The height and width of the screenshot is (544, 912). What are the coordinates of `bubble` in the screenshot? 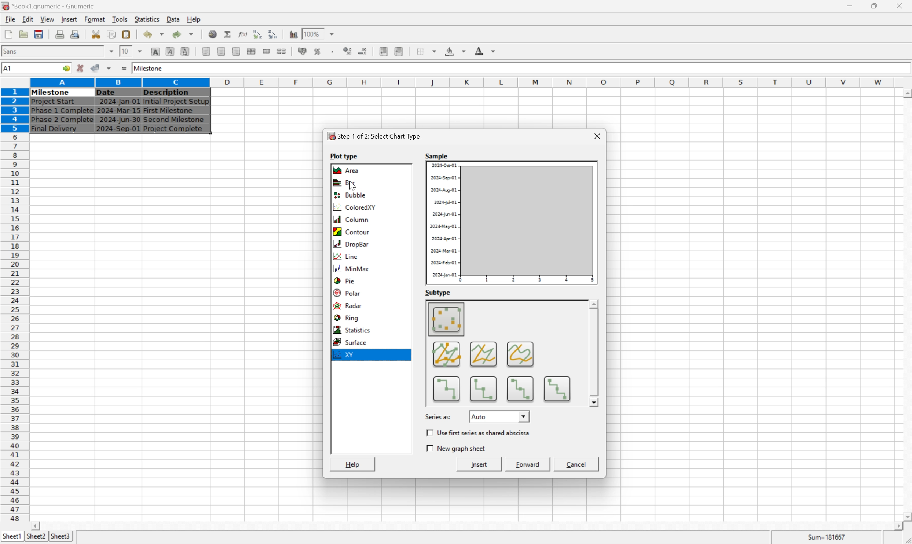 It's located at (348, 195).